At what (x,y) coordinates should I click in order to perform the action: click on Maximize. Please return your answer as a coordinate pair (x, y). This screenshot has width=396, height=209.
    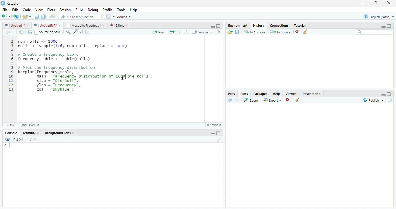
    Looking at the image, I should click on (376, 3).